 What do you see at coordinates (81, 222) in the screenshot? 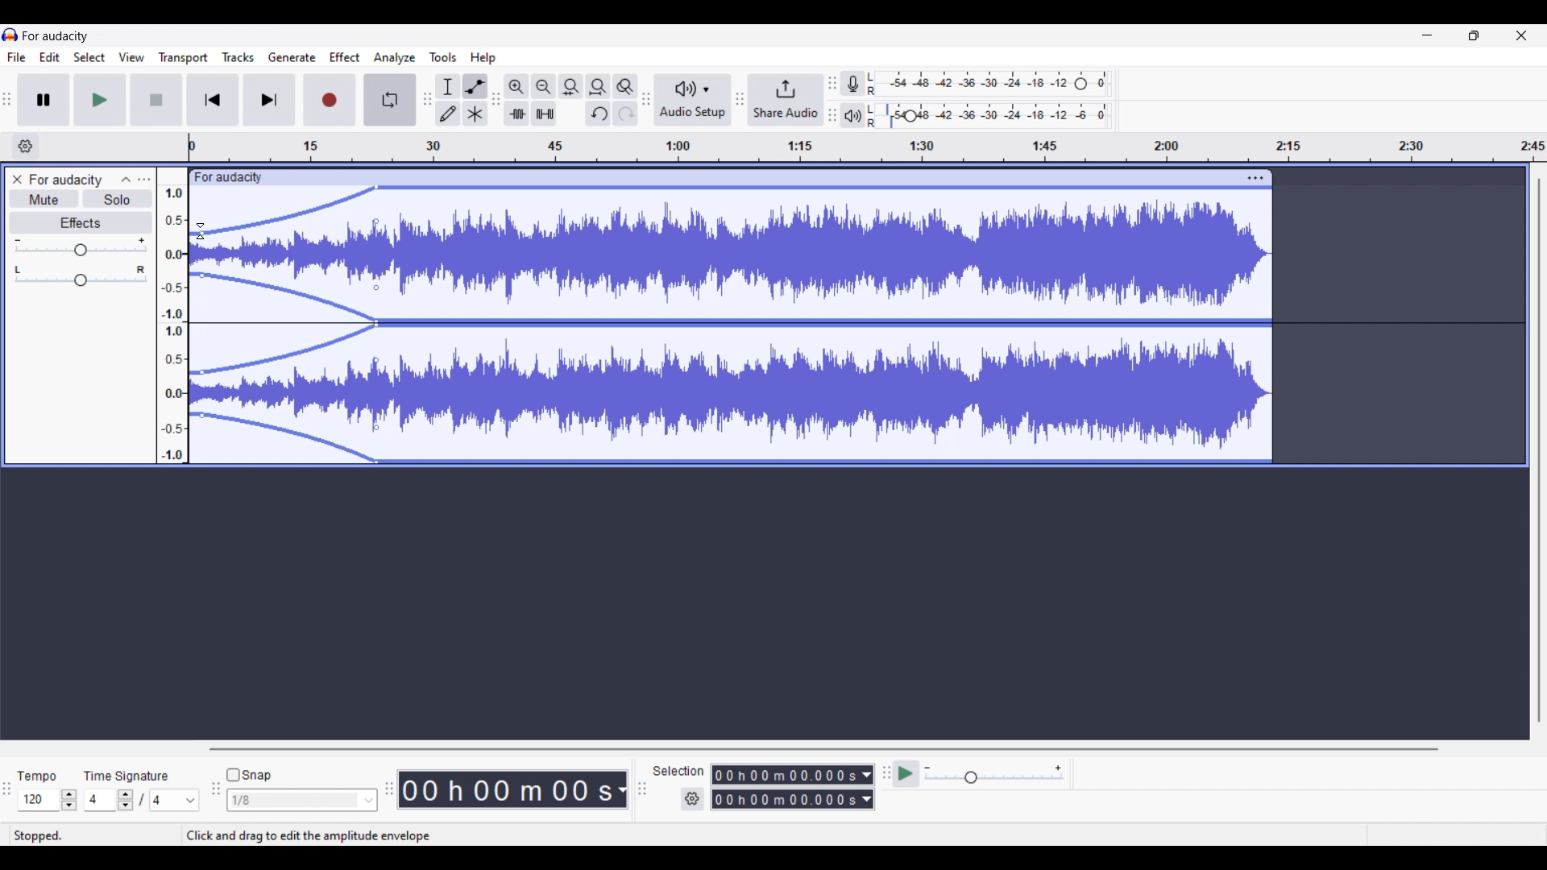
I see `Effects` at bounding box center [81, 222].